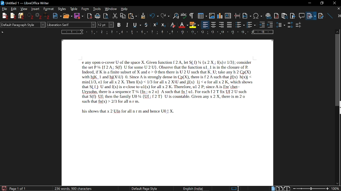  What do you see at coordinates (240, 25) in the screenshot?
I see `toggled unordered list` at bounding box center [240, 25].